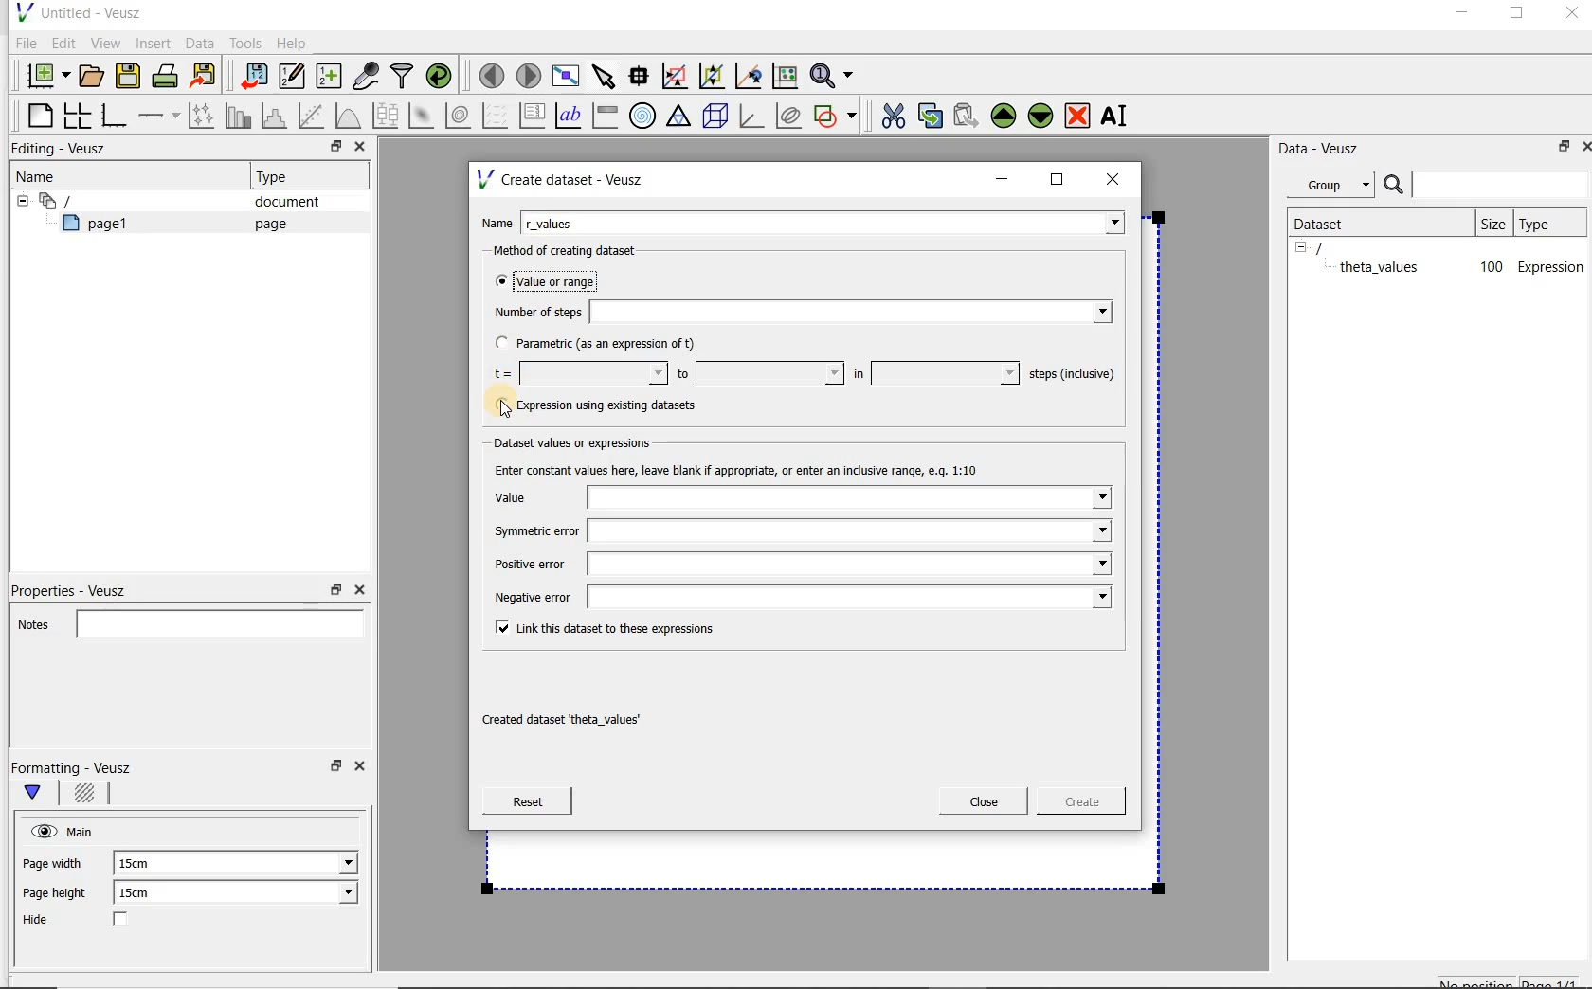 The image size is (1592, 989). I want to click on 100, so click(1490, 268).